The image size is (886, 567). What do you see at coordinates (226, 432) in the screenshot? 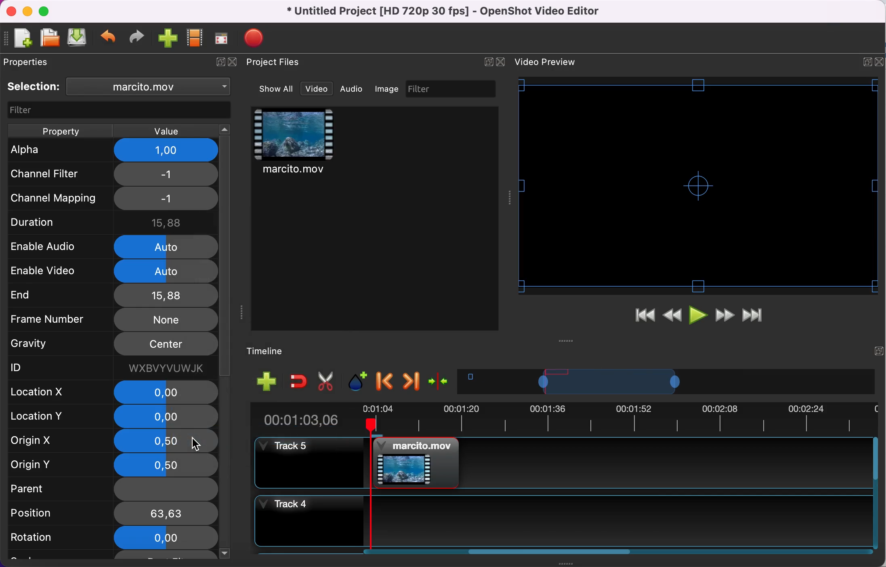
I see `vertical scroll bar` at bounding box center [226, 432].